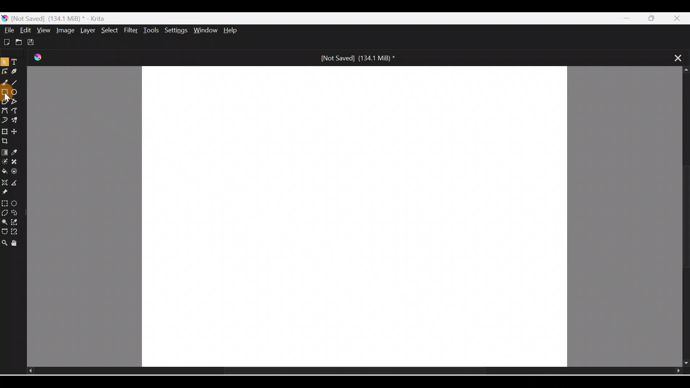 The width and height of the screenshot is (690, 388). Describe the element at coordinates (4, 230) in the screenshot. I see `Bezier curve selection tool` at that location.